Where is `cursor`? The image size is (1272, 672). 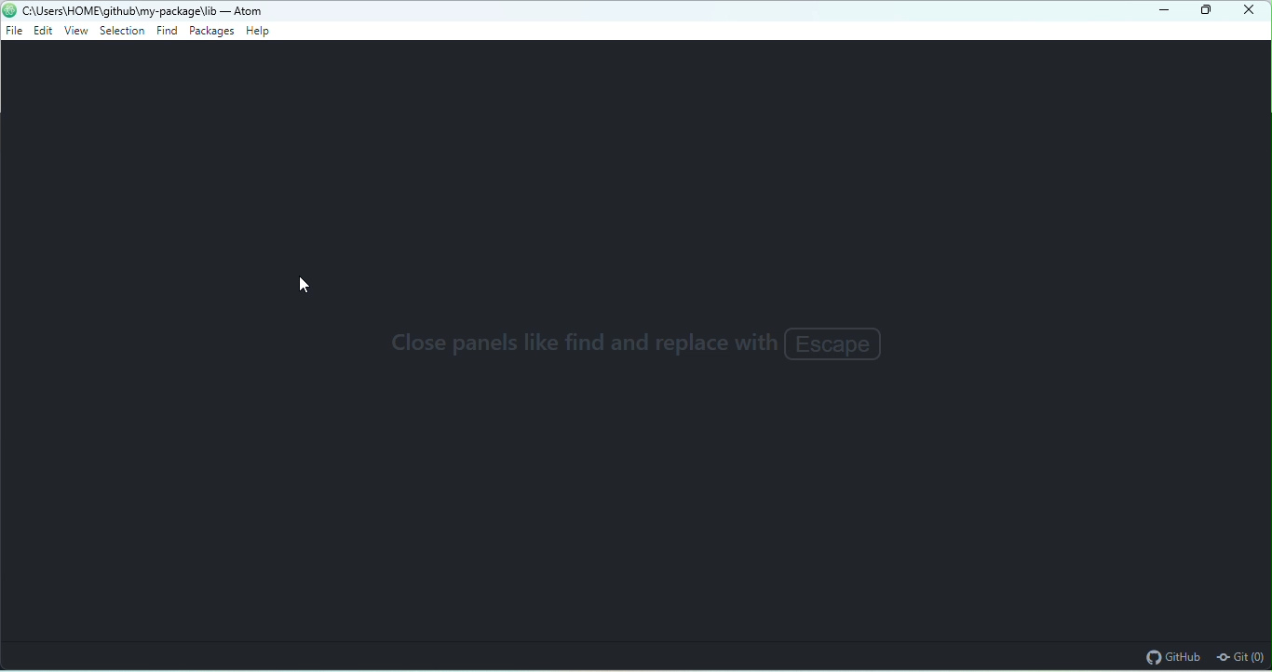
cursor is located at coordinates (303, 284).